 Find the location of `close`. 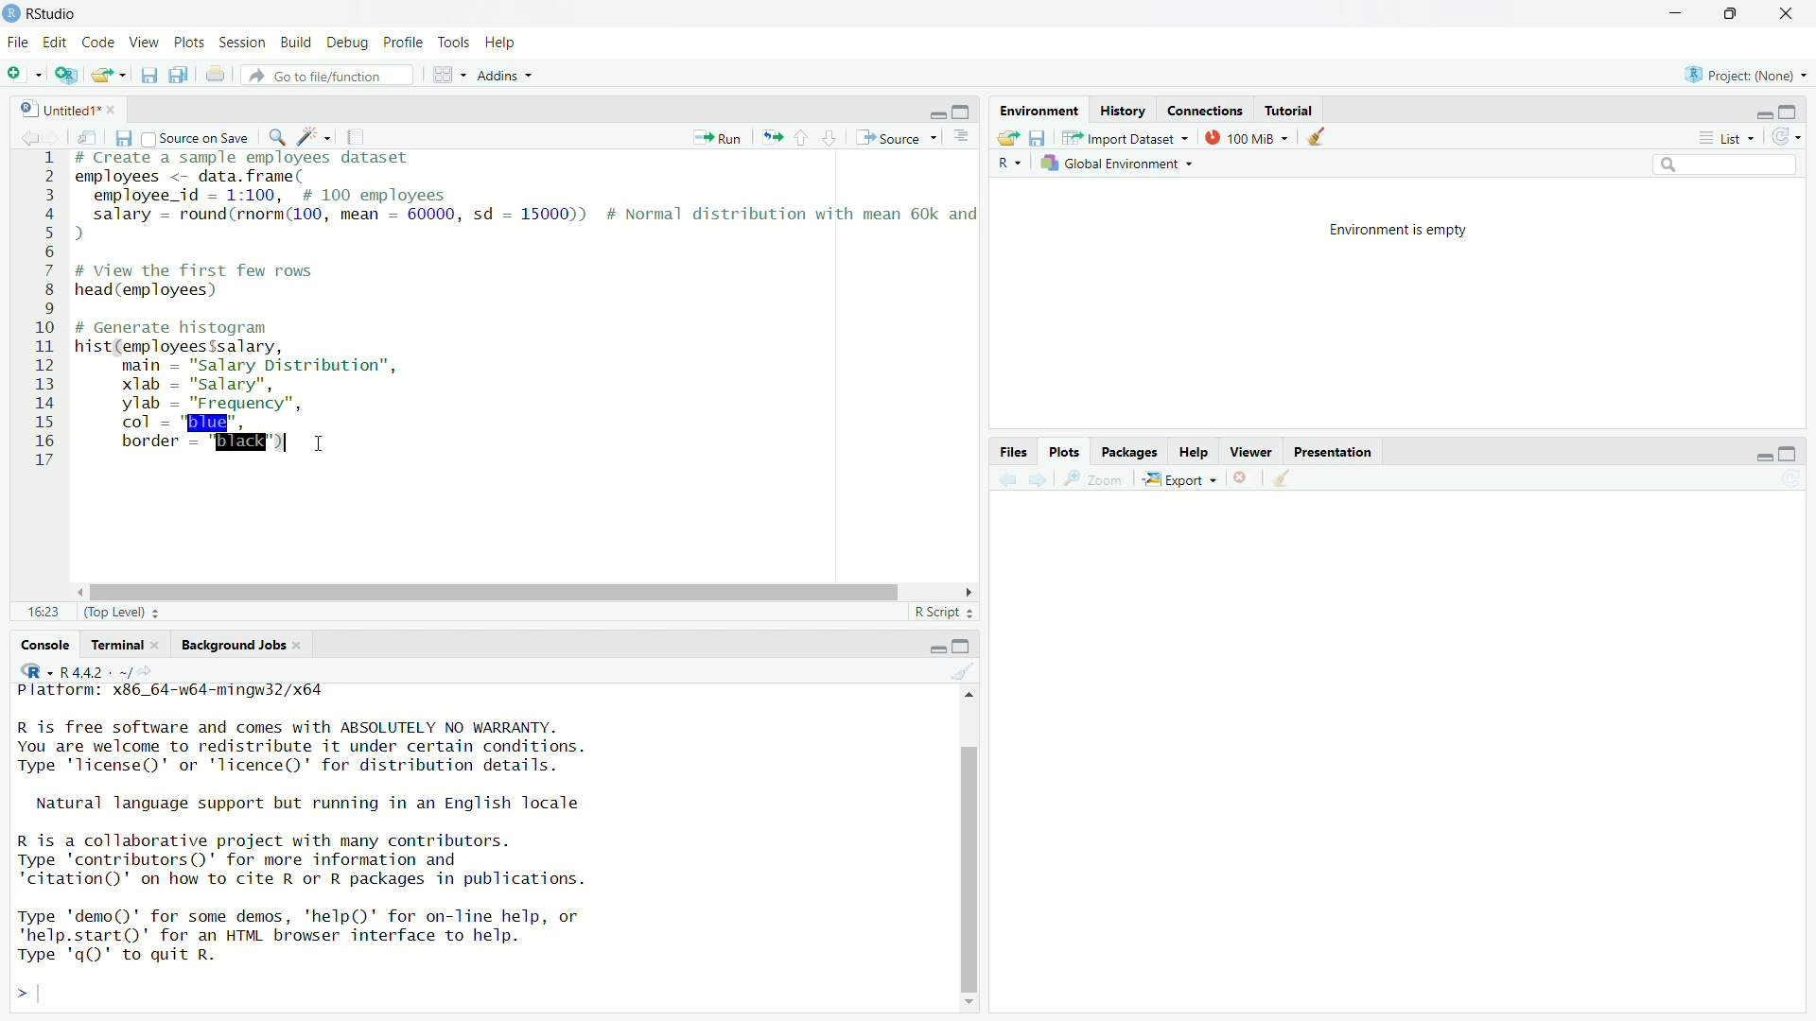

close is located at coordinates (1788, 13).